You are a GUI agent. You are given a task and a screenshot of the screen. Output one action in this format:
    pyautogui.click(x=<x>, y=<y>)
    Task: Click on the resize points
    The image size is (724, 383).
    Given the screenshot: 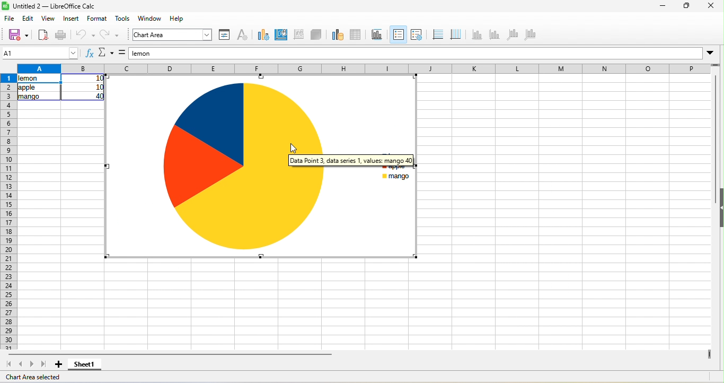 What is the action you would take?
    pyautogui.click(x=260, y=76)
    